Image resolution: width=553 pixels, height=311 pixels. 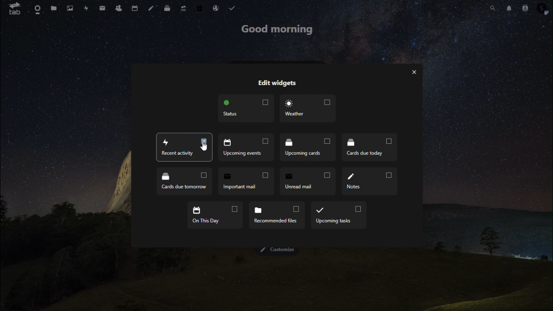 I want to click on activity, so click(x=86, y=9).